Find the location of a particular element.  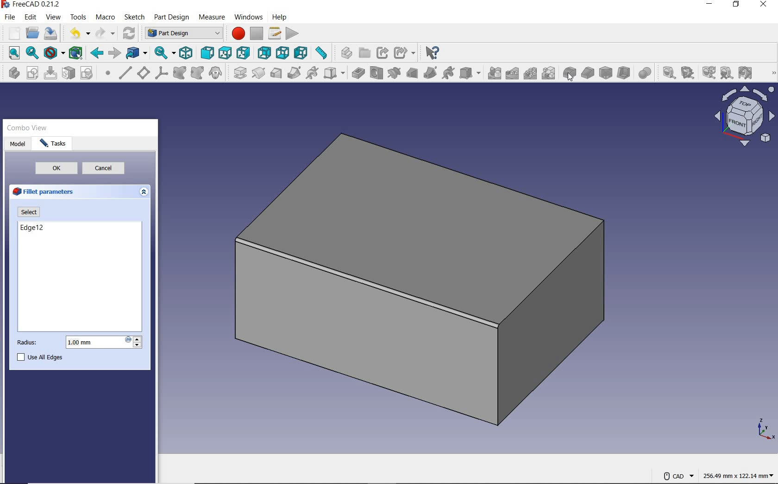

model is located at coordinates (18, 142).